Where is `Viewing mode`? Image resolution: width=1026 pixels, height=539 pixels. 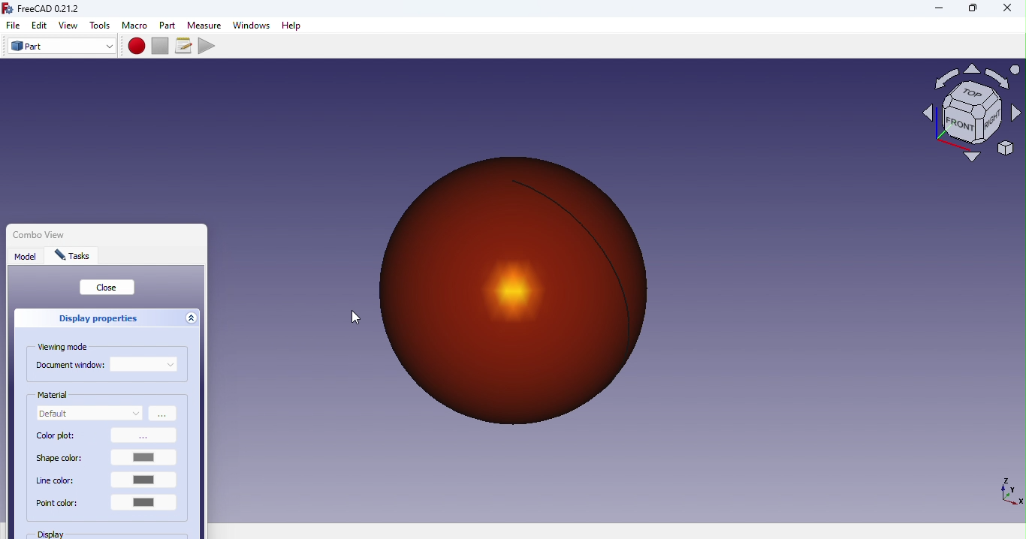 Viewing mode is located at coordinates (66, 348).